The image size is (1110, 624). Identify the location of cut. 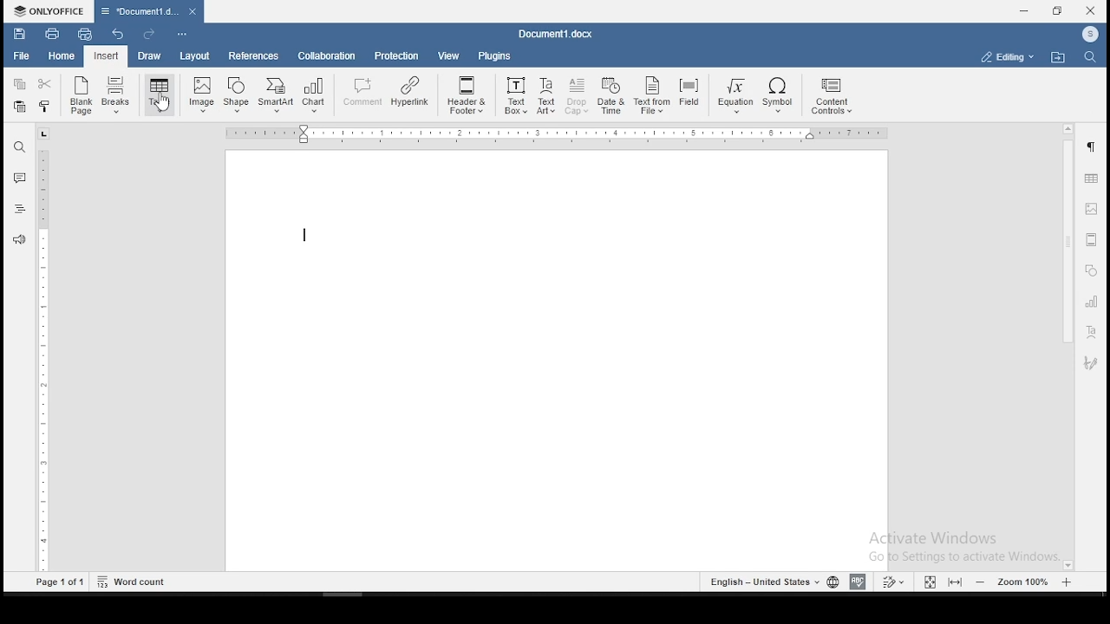
(49, 83).